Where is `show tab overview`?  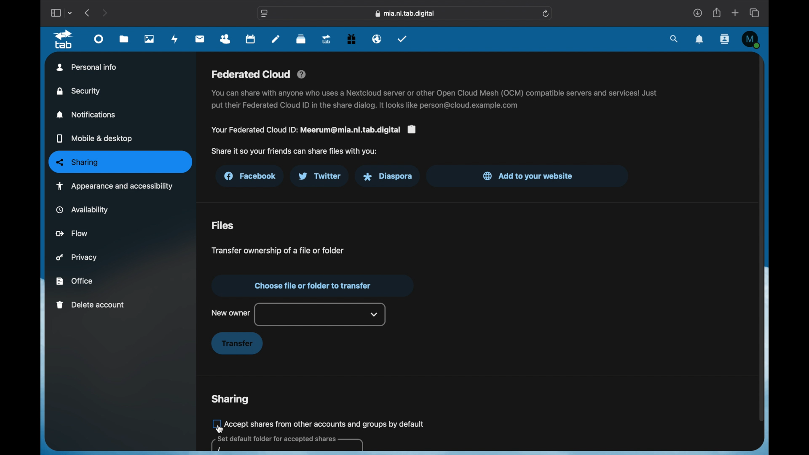 show tab overview is located at coordinates (755, 13).